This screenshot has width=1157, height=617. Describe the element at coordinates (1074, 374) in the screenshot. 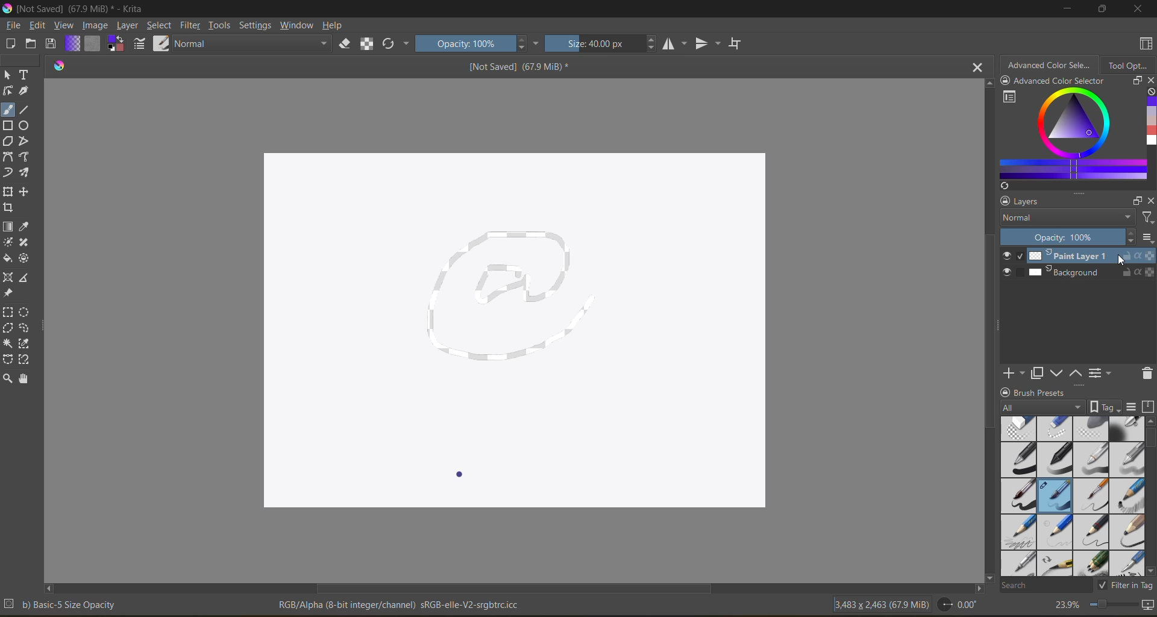

I see `mask up` at that location.